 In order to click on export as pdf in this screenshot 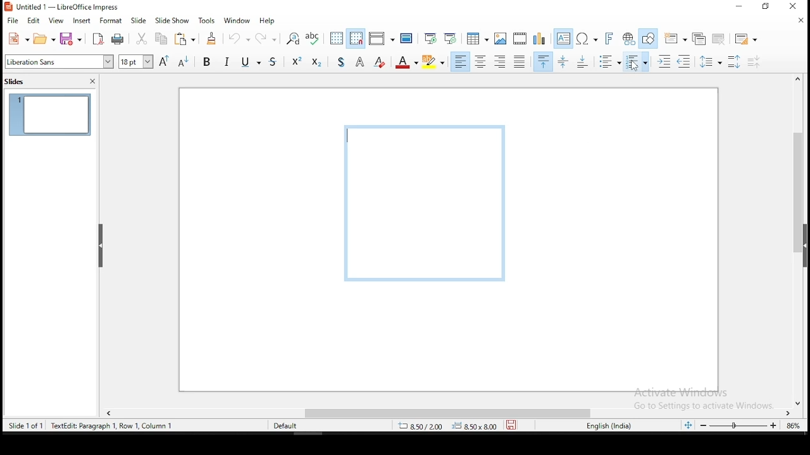, I will do `click(99, 39)`.